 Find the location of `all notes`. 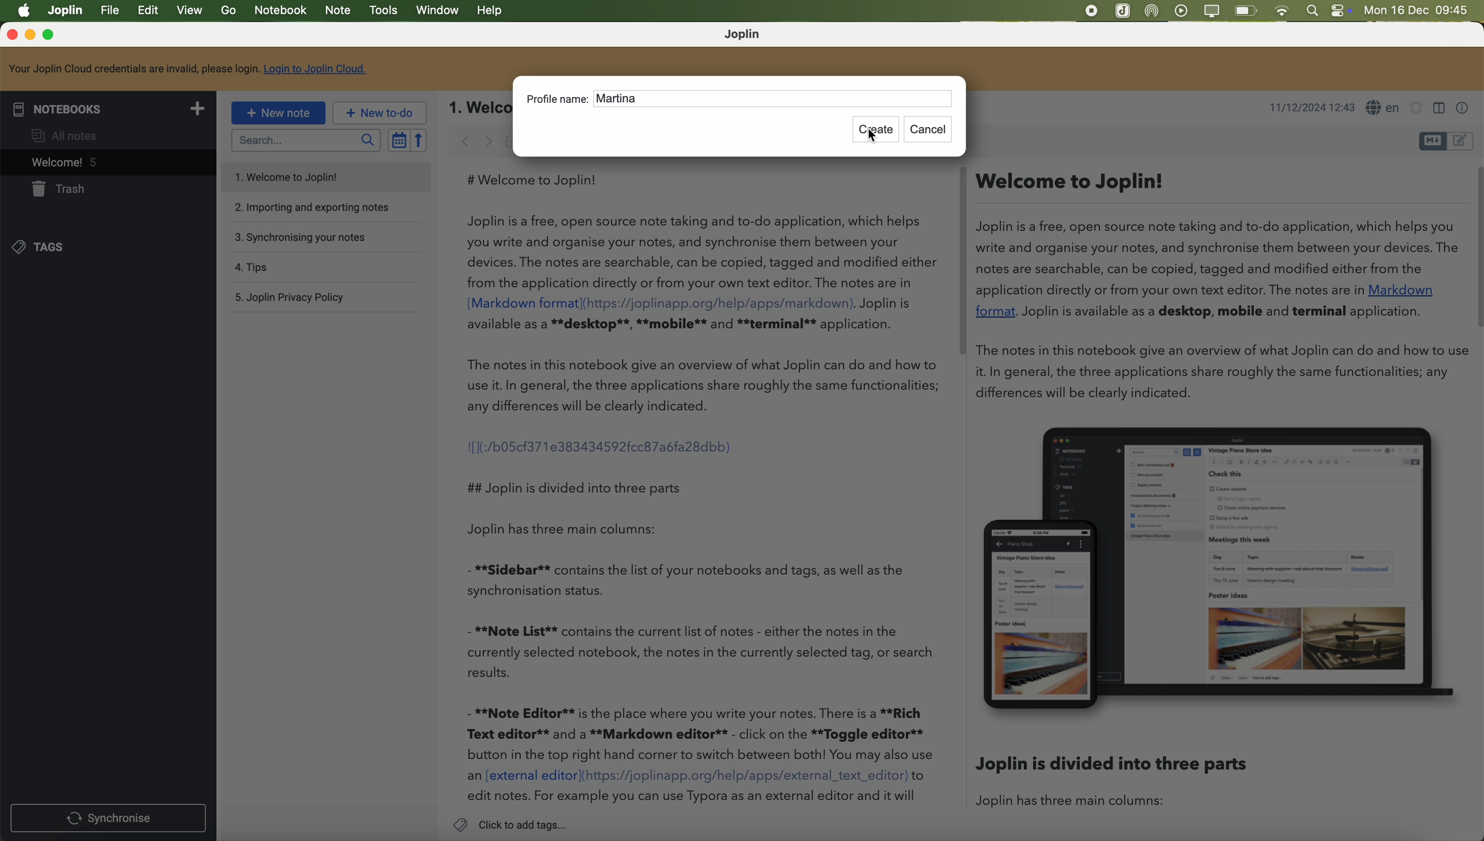

all notes is located at coordinates (68, 133).